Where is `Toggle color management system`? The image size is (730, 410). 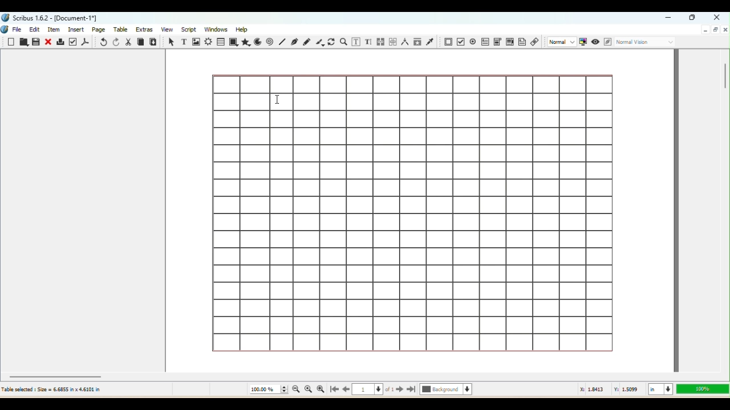 Toggle color management system is located at coordinates (583, 42).